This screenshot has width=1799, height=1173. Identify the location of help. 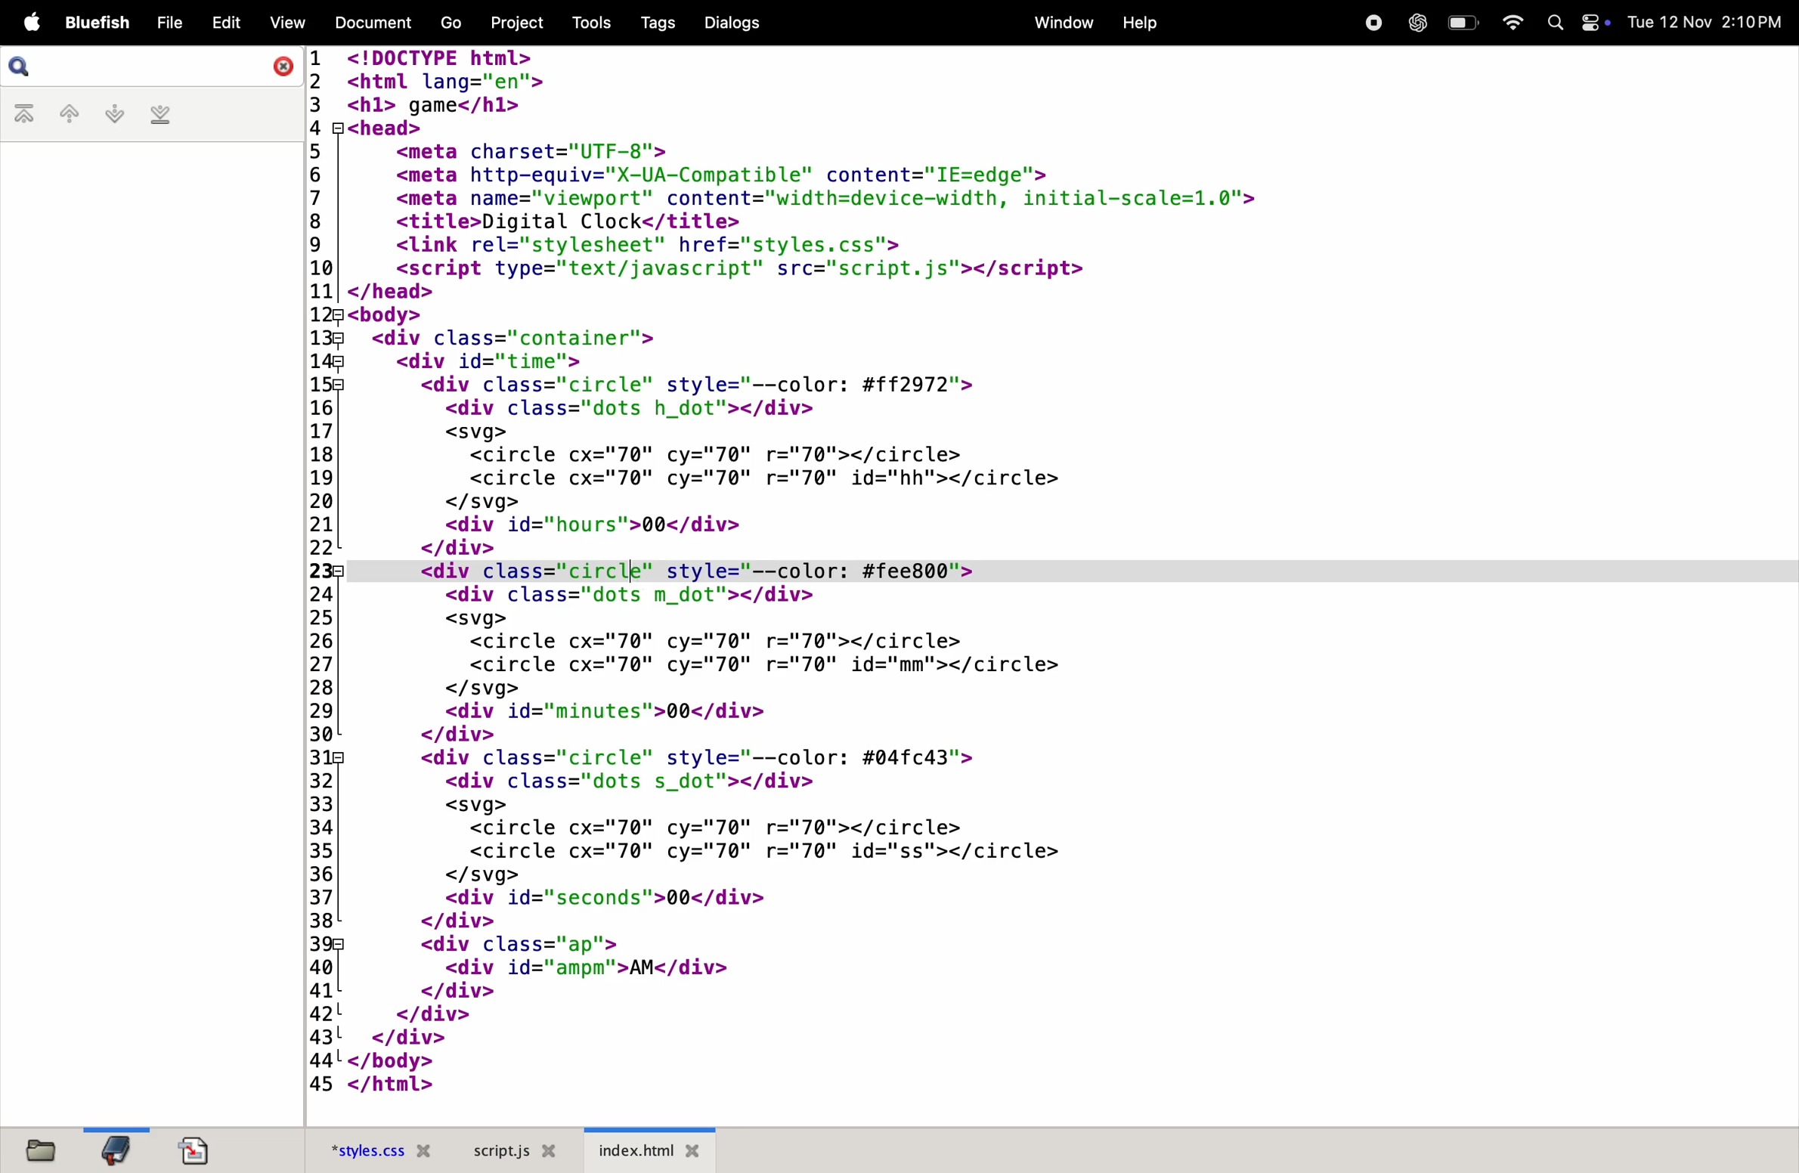
(1143, 25).